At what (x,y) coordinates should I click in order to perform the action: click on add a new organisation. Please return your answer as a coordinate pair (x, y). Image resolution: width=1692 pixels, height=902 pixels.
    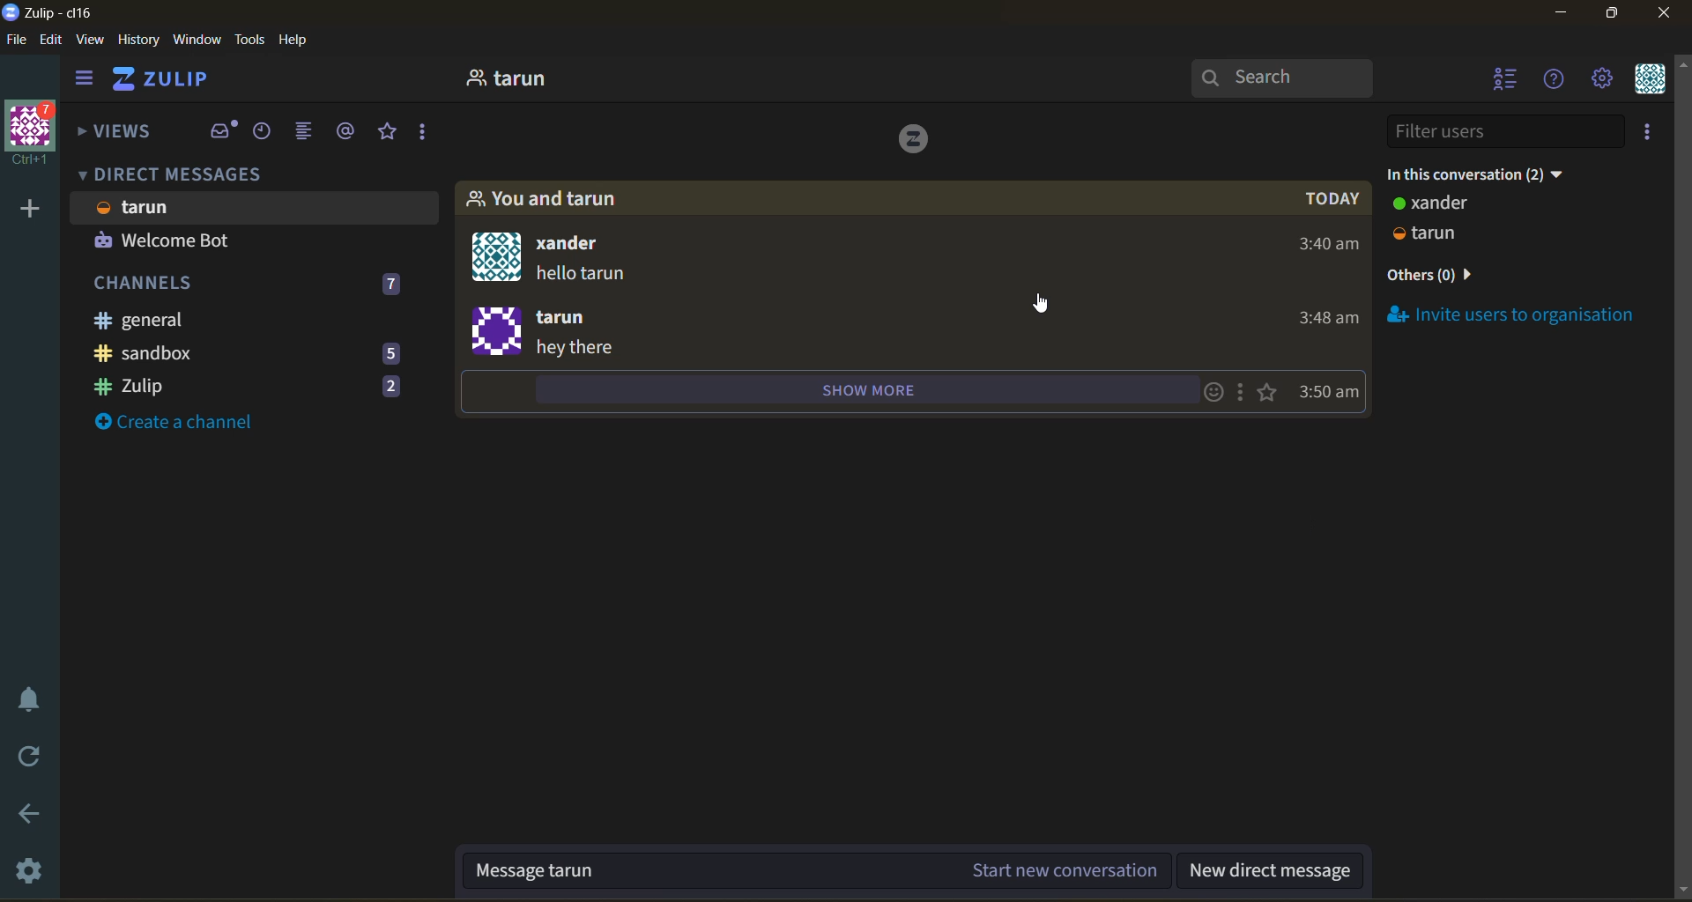
    Looking at the image, I should click on (26, 210).